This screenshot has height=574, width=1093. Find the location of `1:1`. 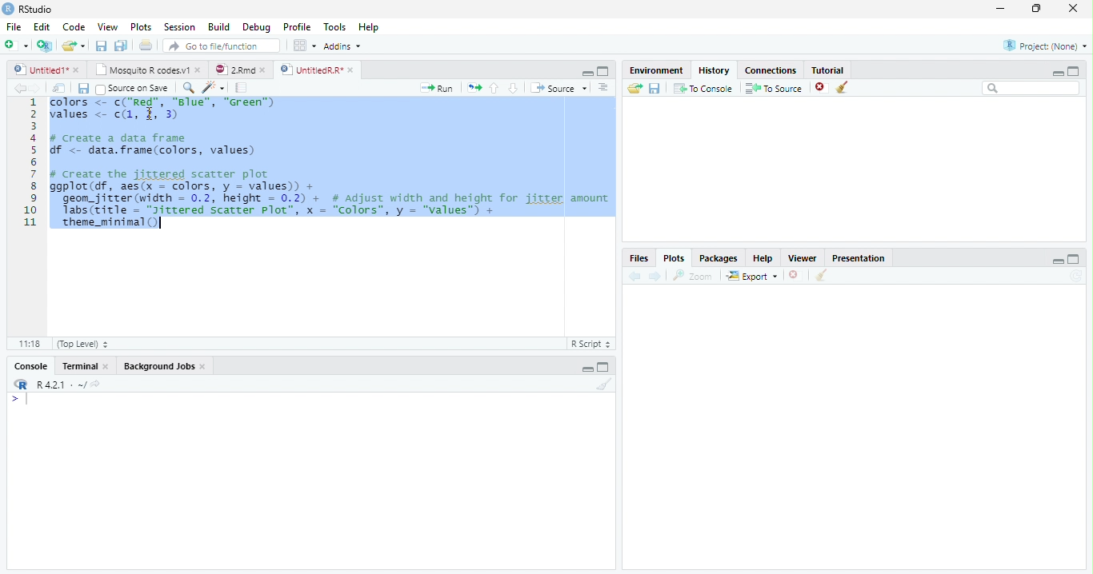

1:1 is located at coordinates (29, 344).